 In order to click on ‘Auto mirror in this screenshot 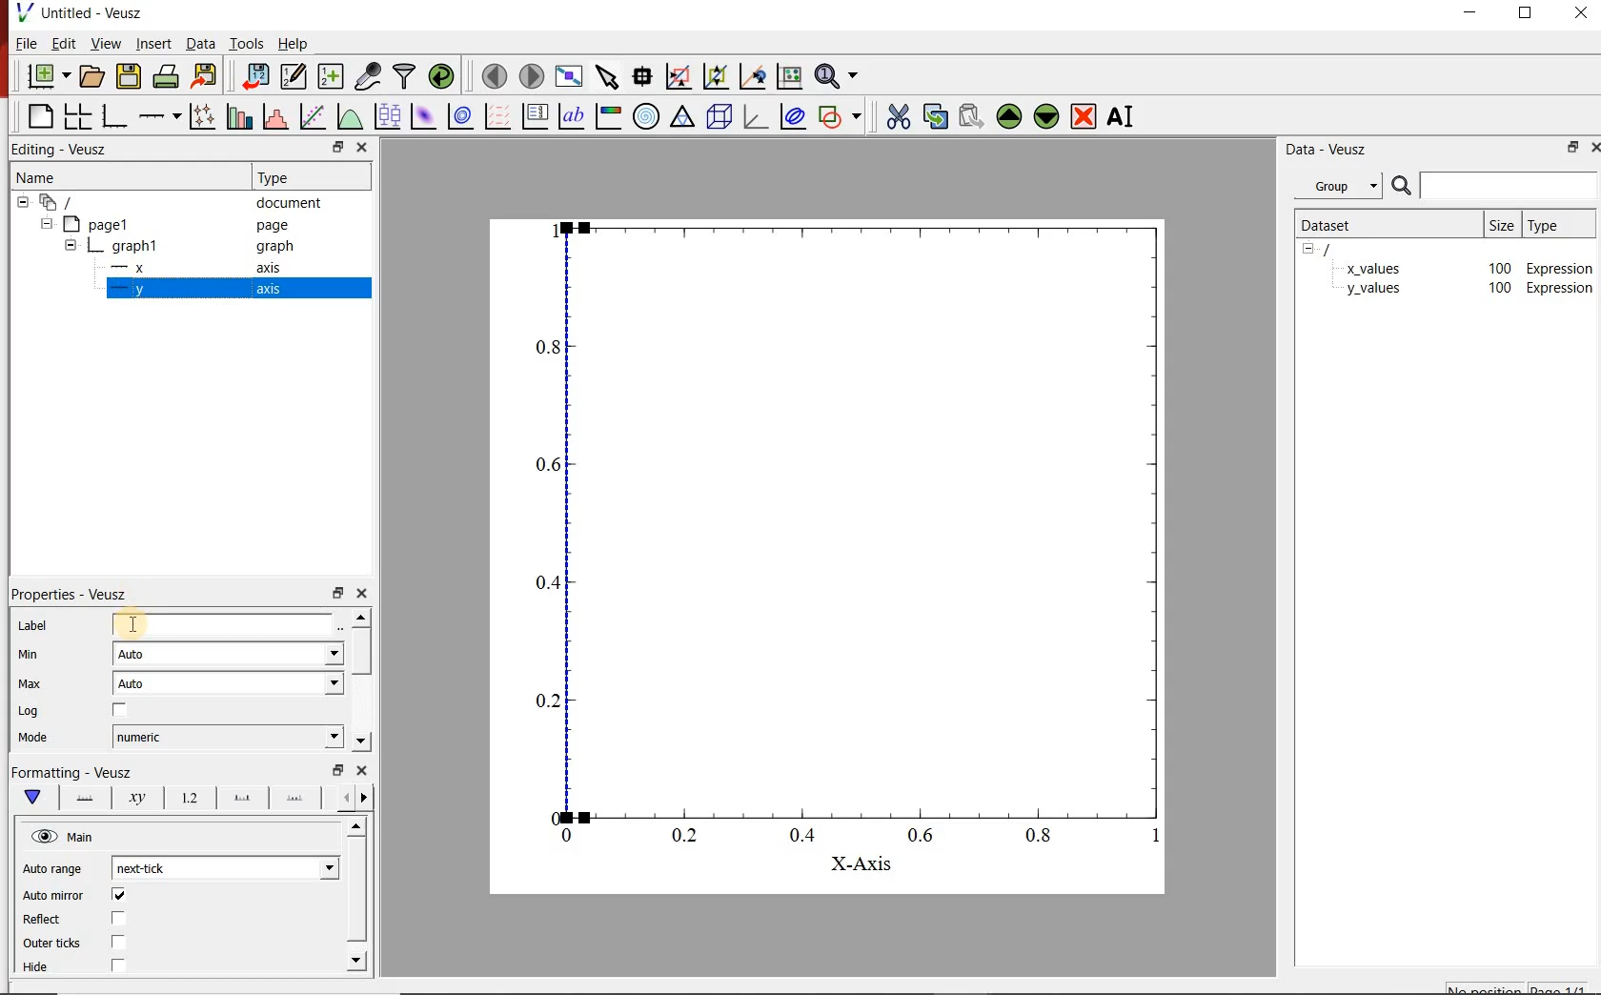, I will do `click(55, 894)`.